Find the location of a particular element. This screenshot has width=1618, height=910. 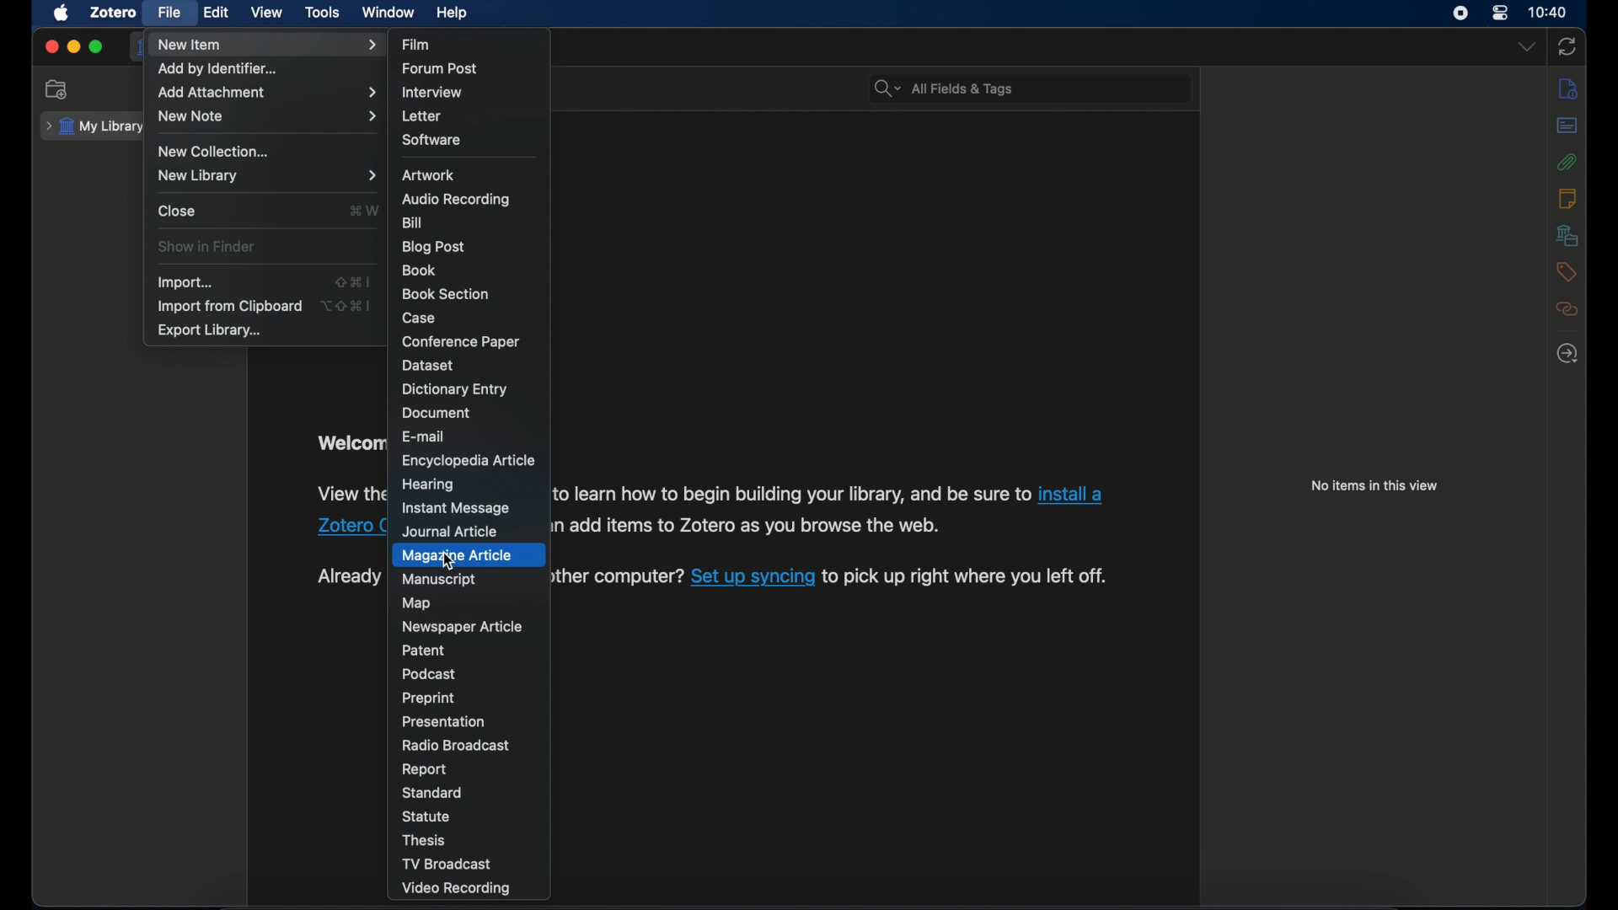

another computer? is located at coordinates (617, 575).